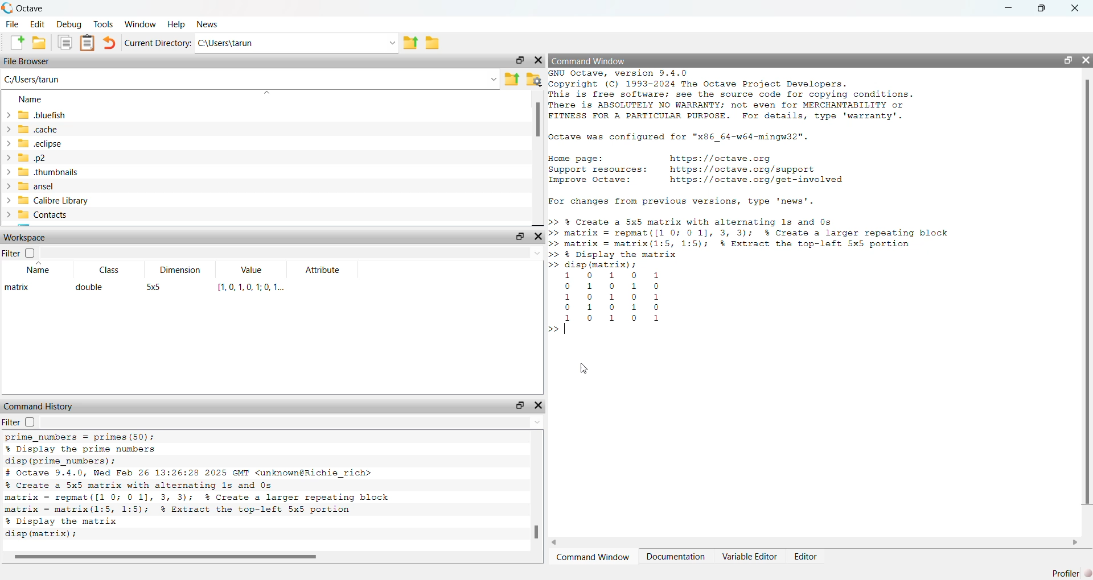 This screenshot has height=580, width=1093. Describe the element at coordinates (539, 236) in the screenshot. I see `close` at that location.